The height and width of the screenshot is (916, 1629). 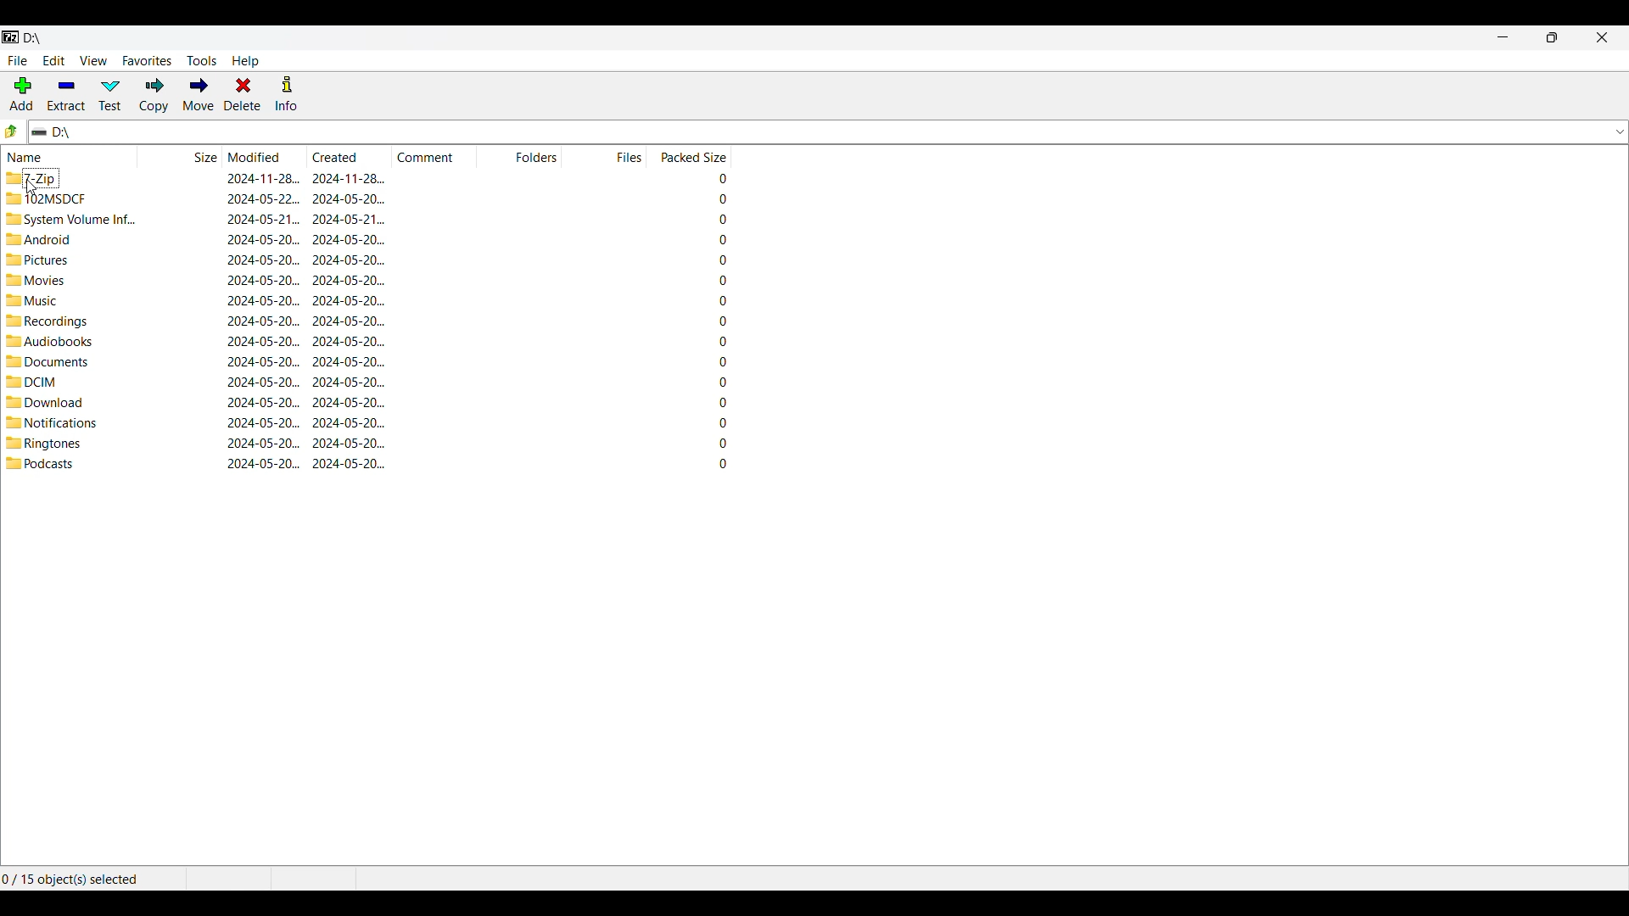 I want to click on created date & time, so click(x=348, y=422).